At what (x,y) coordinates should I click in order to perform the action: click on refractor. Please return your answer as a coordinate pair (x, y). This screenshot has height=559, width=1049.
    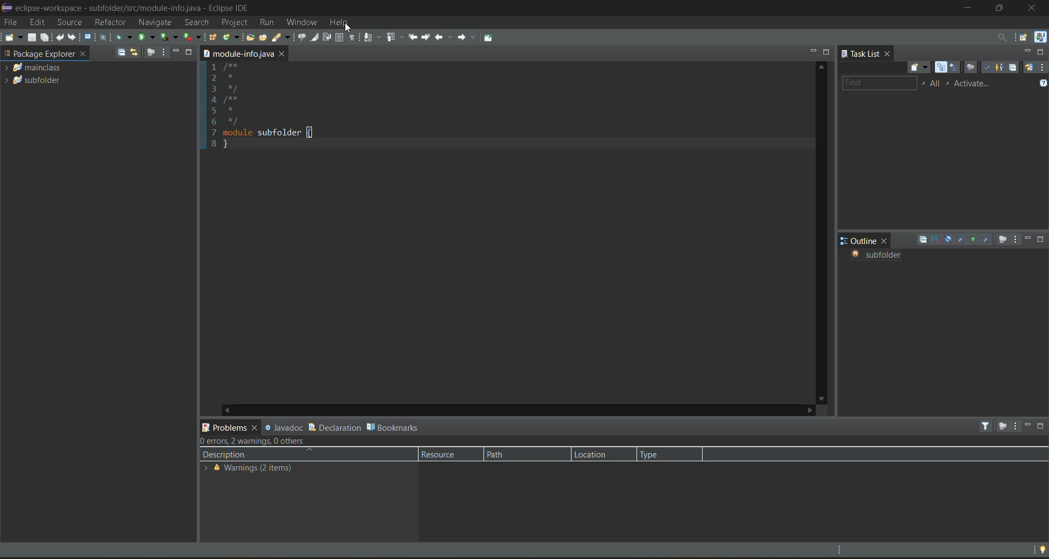
    Looking at the image, I should click on (110, 24).